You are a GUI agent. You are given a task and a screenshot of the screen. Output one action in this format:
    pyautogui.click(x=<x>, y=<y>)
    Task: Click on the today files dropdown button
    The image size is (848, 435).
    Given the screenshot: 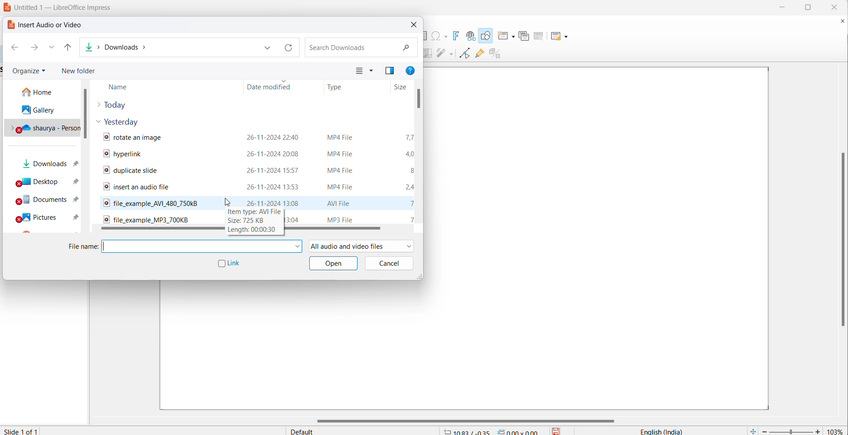 What is the action you would take?
    pyautogui.click(x=116, y=106)
    